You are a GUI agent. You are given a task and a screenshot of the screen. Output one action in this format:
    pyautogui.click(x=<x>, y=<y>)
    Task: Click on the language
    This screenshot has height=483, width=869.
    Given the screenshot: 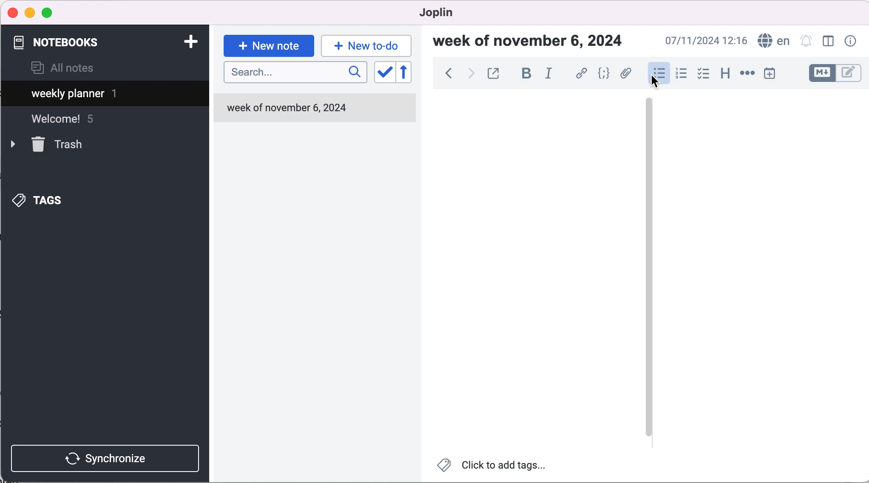 What is the action you would take?
    pyautogui.click(x=772, y=41)
    